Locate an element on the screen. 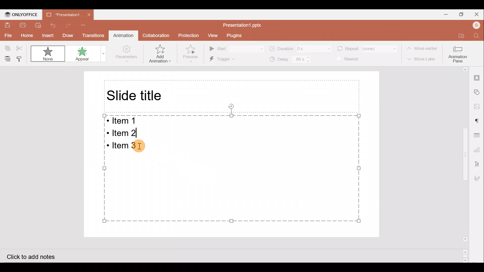 The width and height of the screenshot is (484, 272). Account name is located at coordinates (477, 26).